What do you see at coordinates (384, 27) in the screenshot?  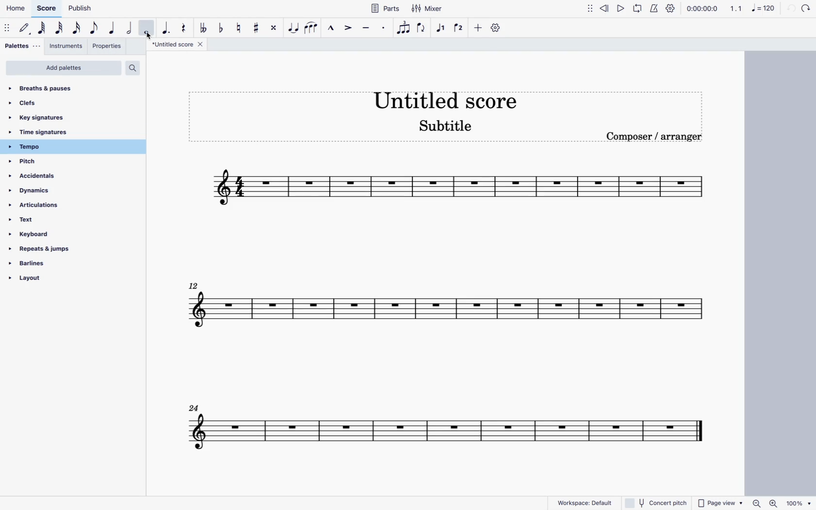 I see `staccato` at bounding box center [384, 27].